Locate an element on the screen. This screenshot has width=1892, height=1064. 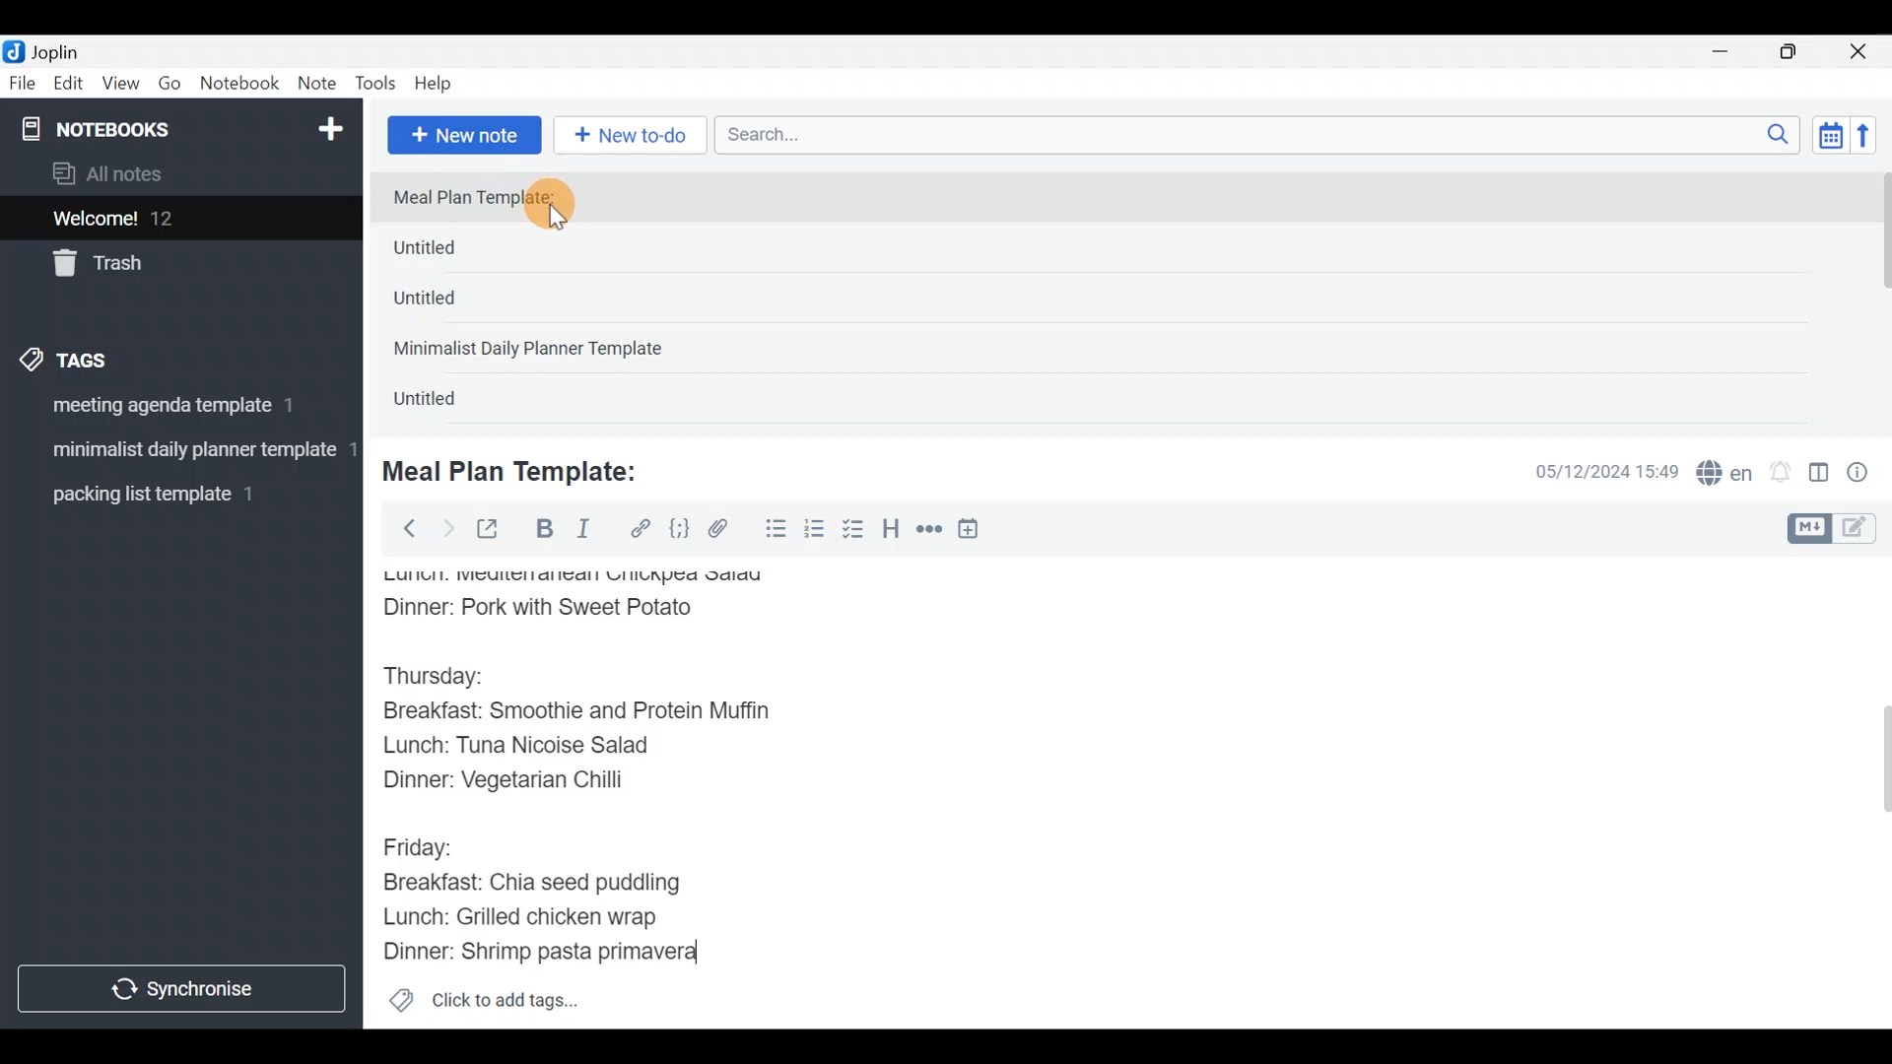
Bold is located at coordinates (543, 531).